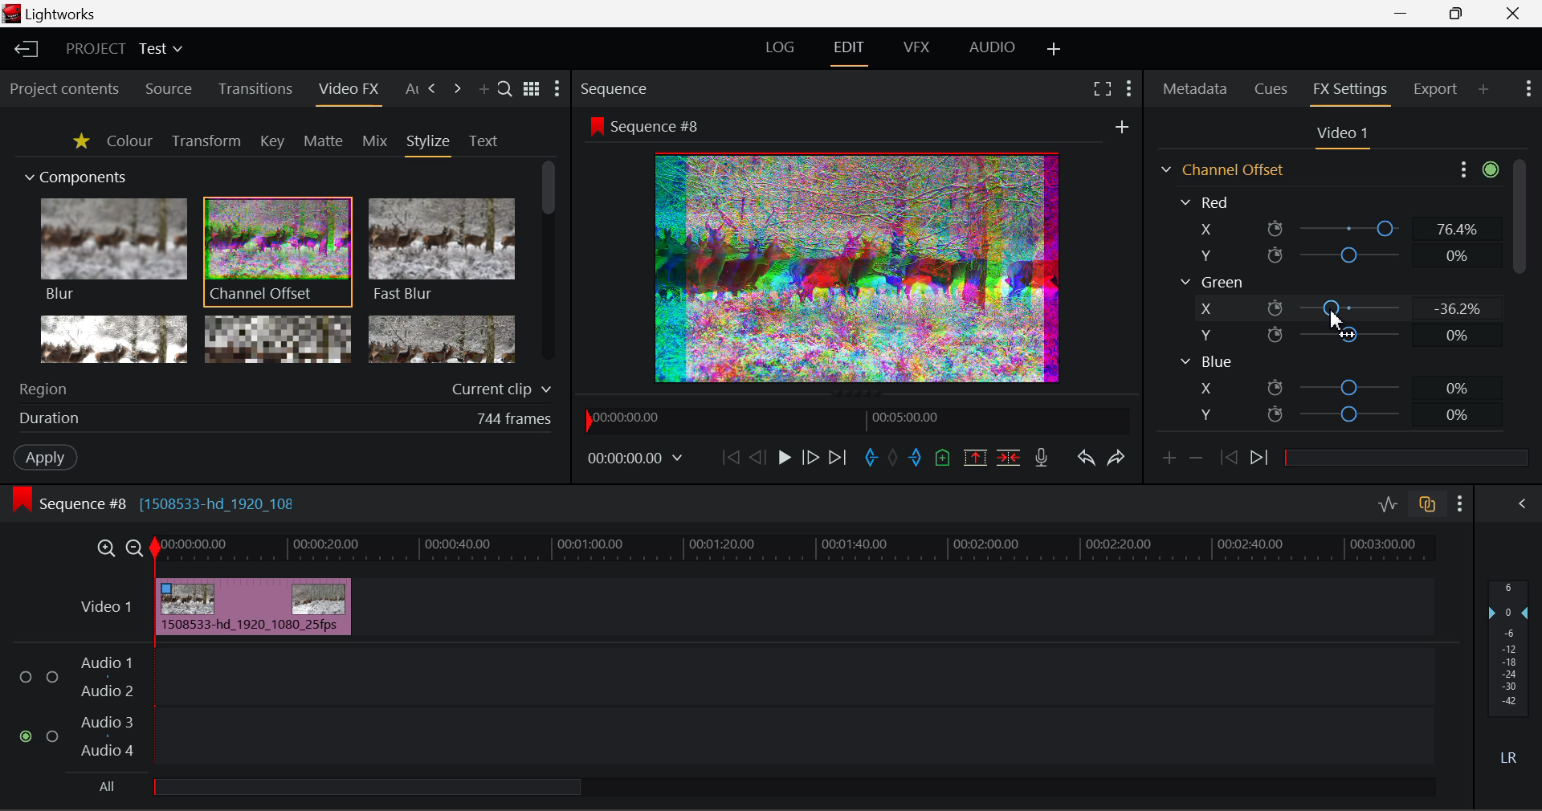 Image resolution: width=1542 pixels, height=811 pixels. I want to click on all, so click(320, 789).